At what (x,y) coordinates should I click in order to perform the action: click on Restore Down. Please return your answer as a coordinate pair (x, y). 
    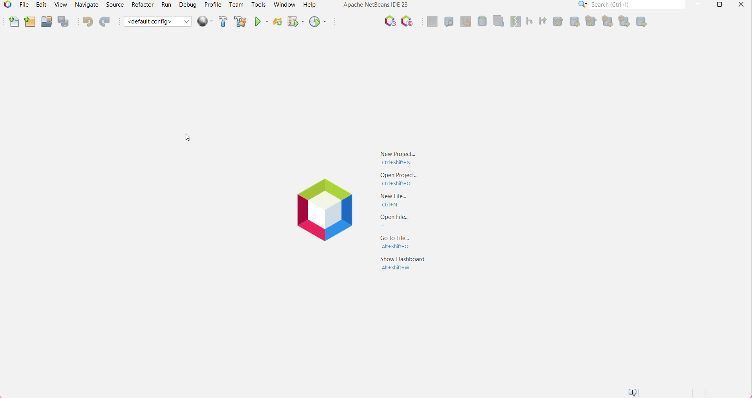
    Looking at the image, I should click on (718, 5).